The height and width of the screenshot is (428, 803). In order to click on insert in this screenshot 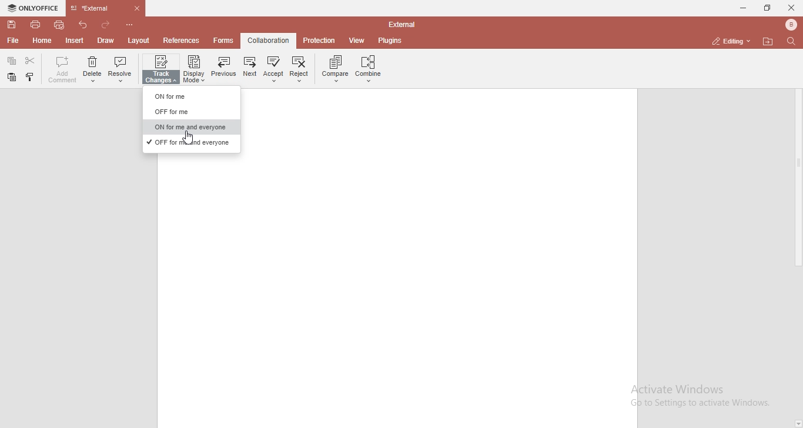, I will do `click(76, 41)`.